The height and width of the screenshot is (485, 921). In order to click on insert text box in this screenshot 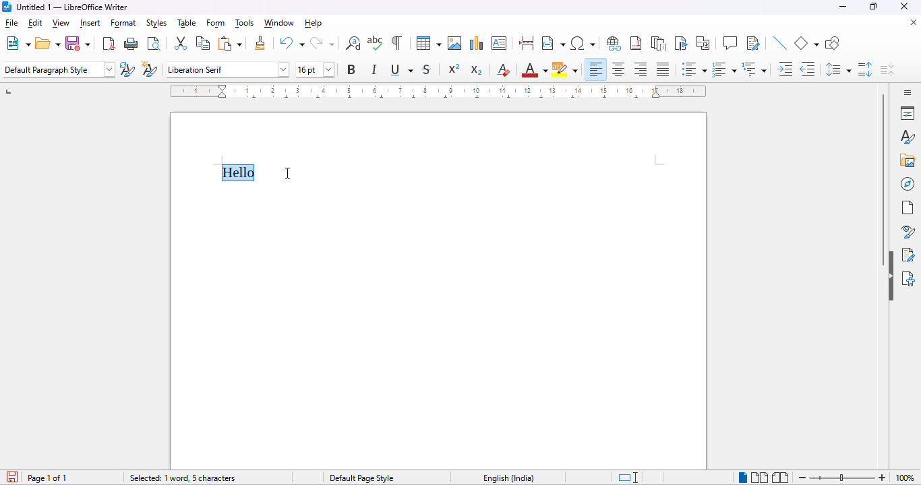, I will do `click(500, 43)`.